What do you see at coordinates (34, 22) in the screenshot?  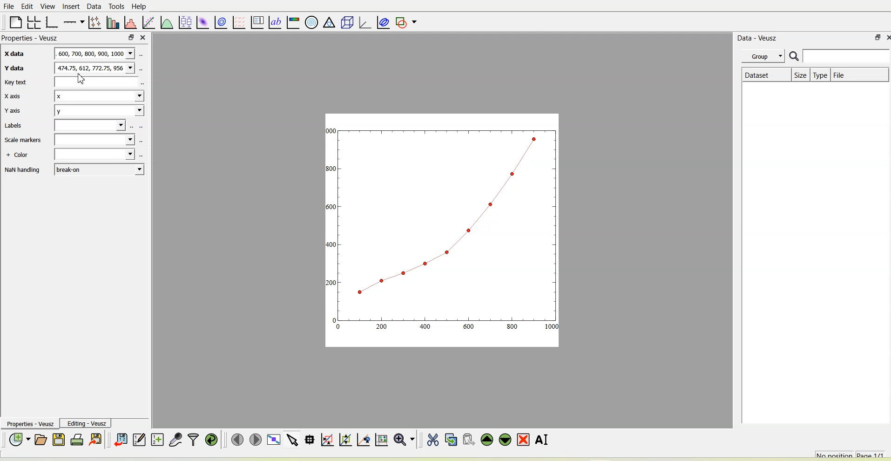 I see `Arrange graphs in a grid` at bounding box center [34, 22].